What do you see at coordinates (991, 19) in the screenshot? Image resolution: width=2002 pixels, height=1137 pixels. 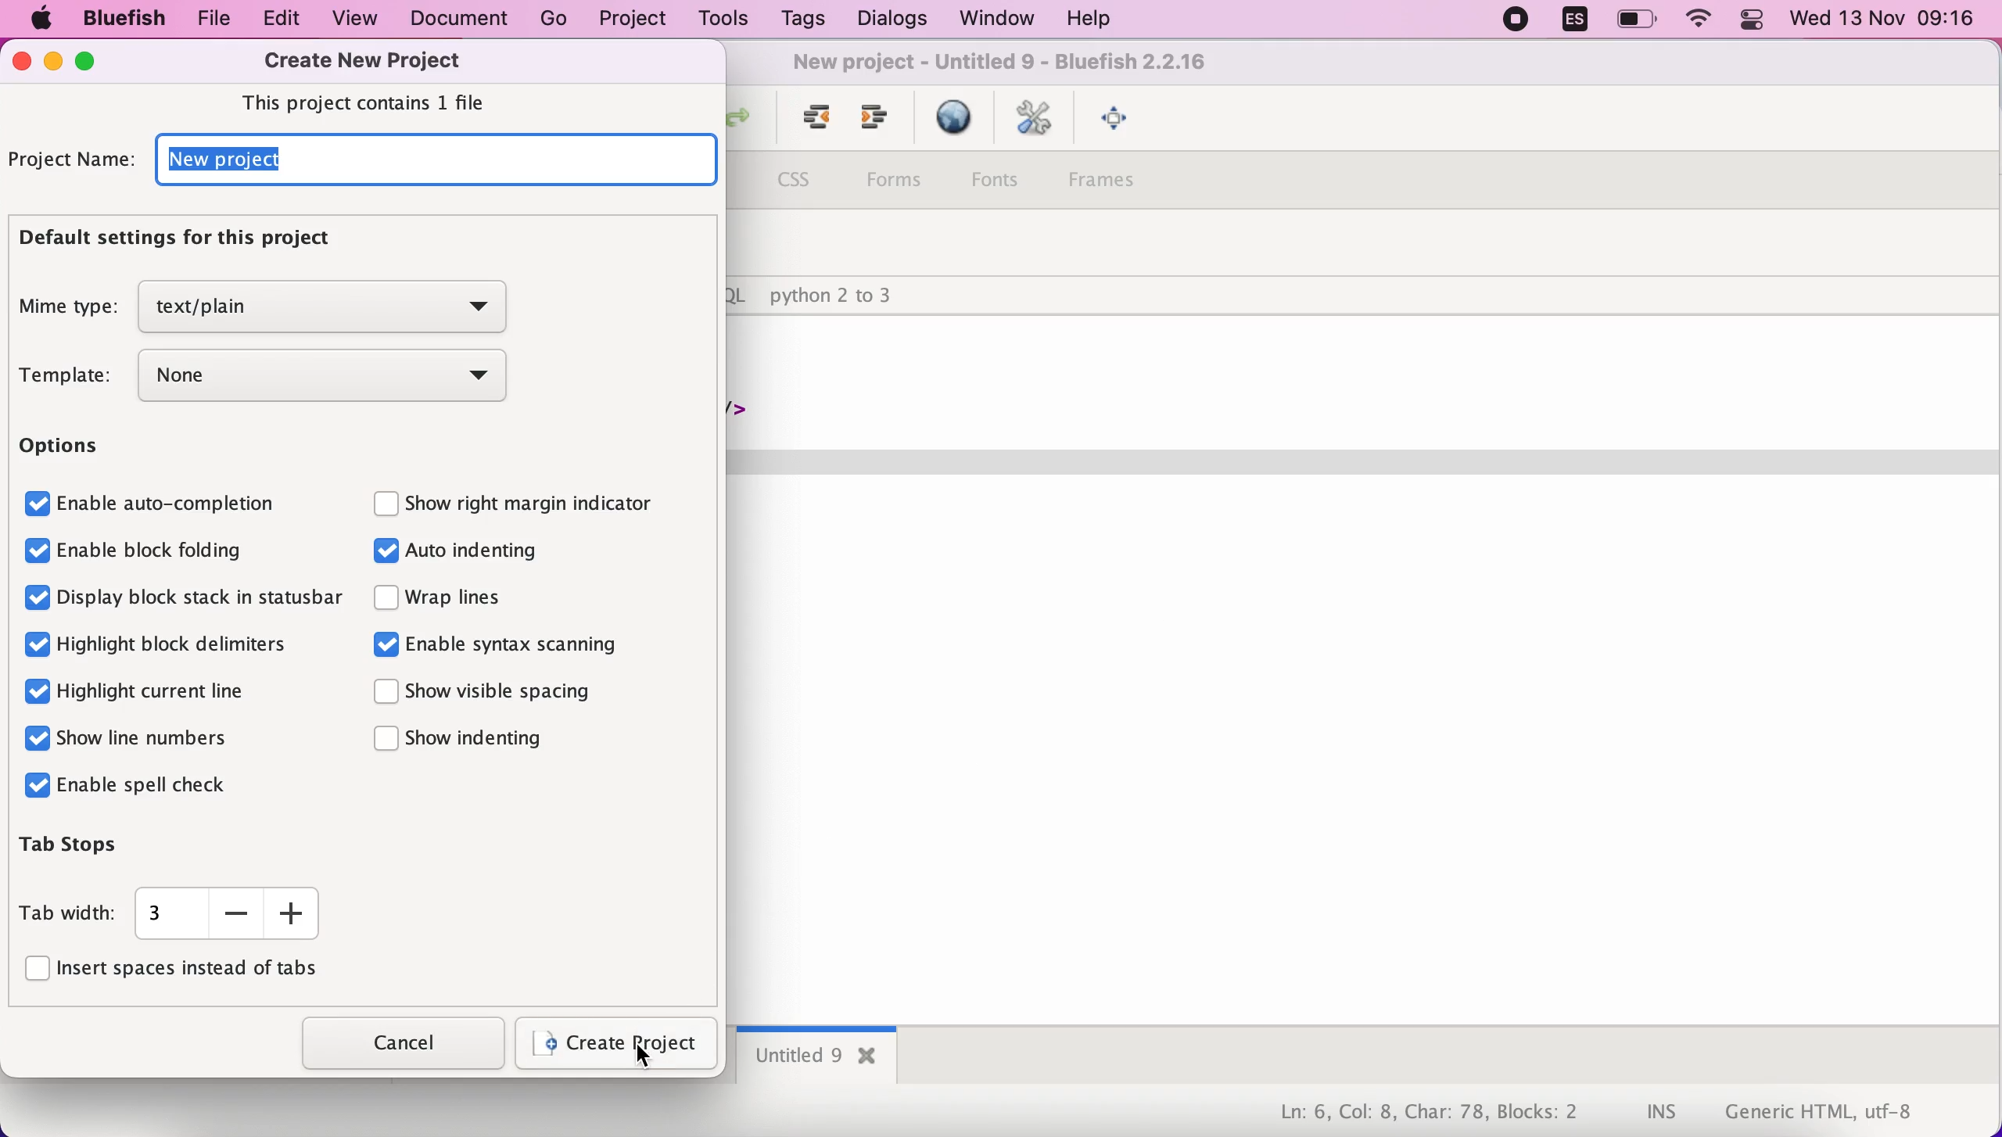 I see `window` at bounding box center [991, 19].